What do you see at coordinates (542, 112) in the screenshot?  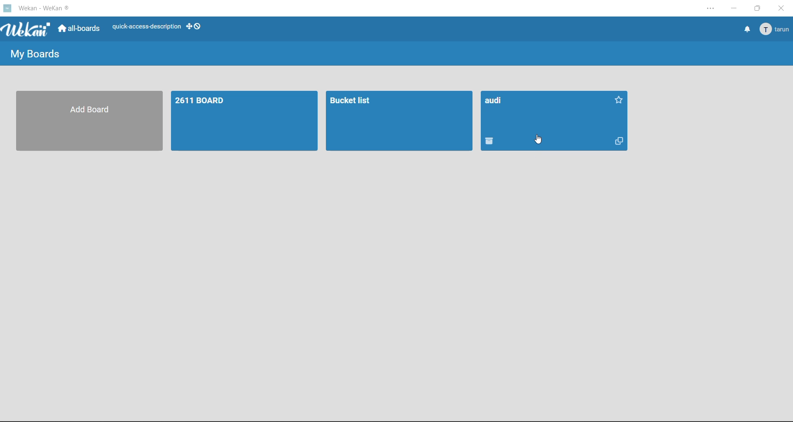 I see `audi` at bounding box center [542, 112].